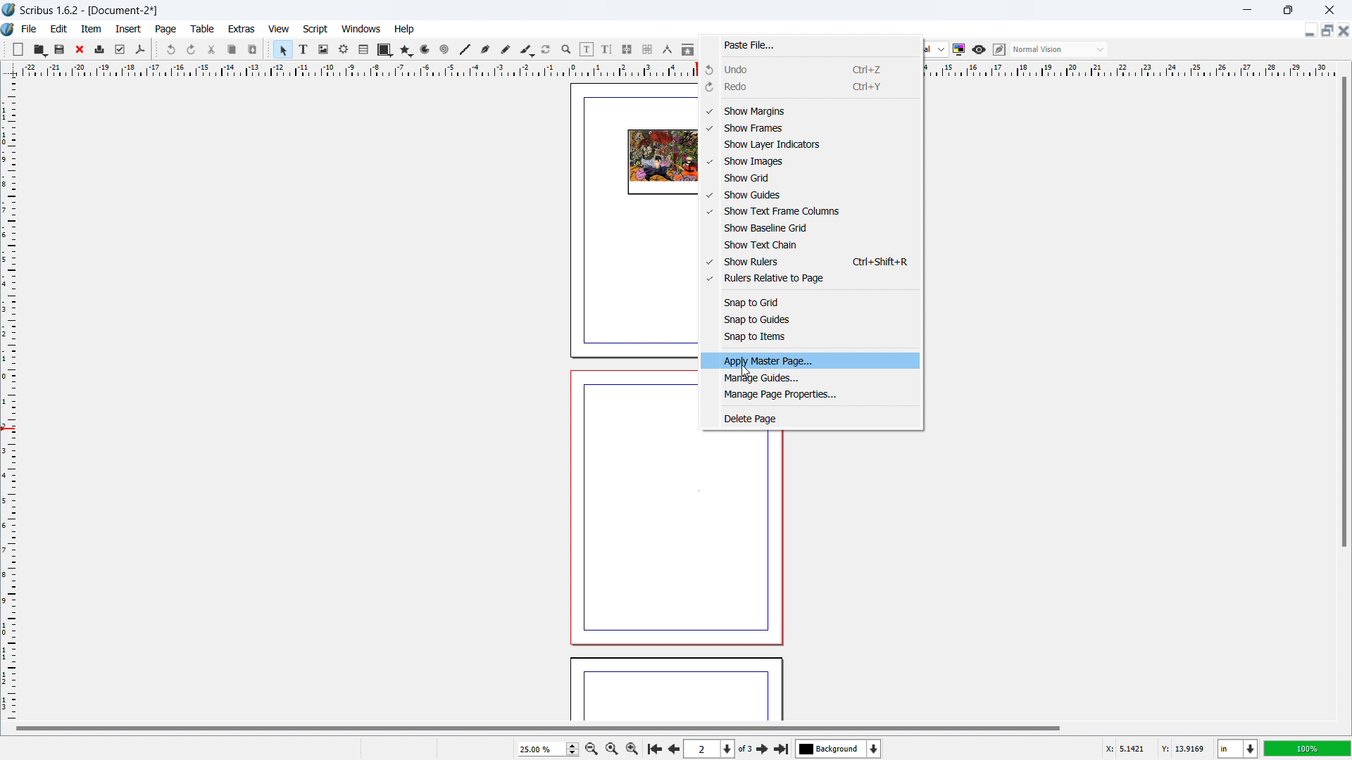  What do you see at coordinates (130, 29) in the screenshot?
I see `insert` at bounding box center [130, 29].